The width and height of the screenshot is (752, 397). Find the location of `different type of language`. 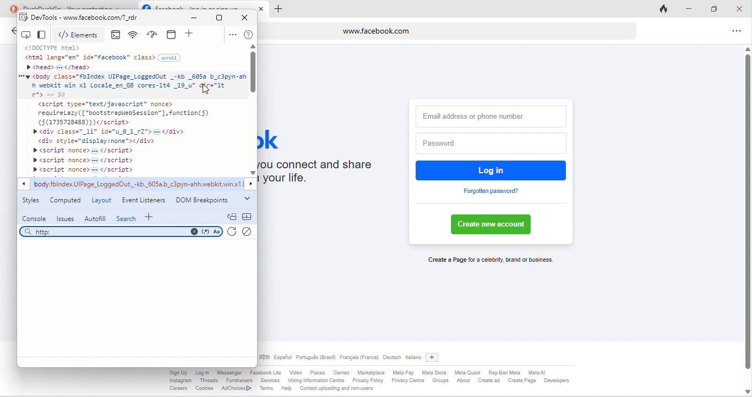

different type of language is located at coordinates (340, 359).